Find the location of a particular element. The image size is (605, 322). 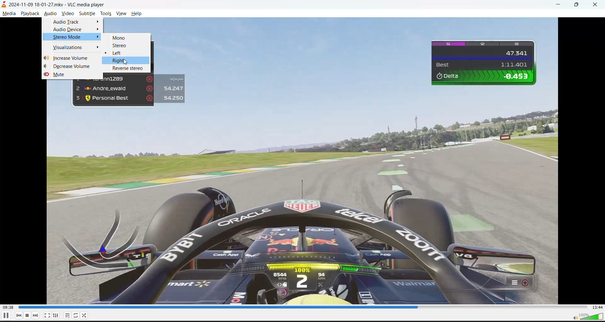

close is located at coordinates (595, 5).